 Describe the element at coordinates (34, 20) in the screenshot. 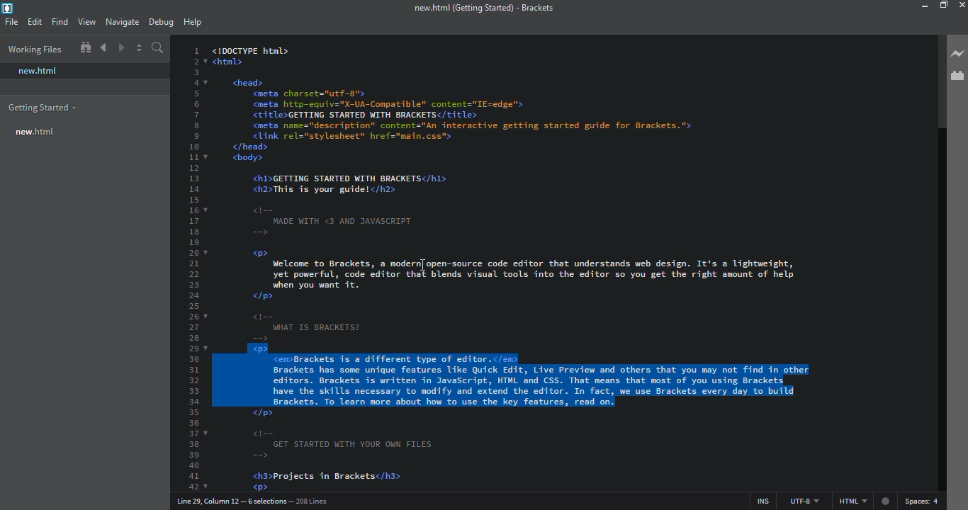

I see `edit` at that location.